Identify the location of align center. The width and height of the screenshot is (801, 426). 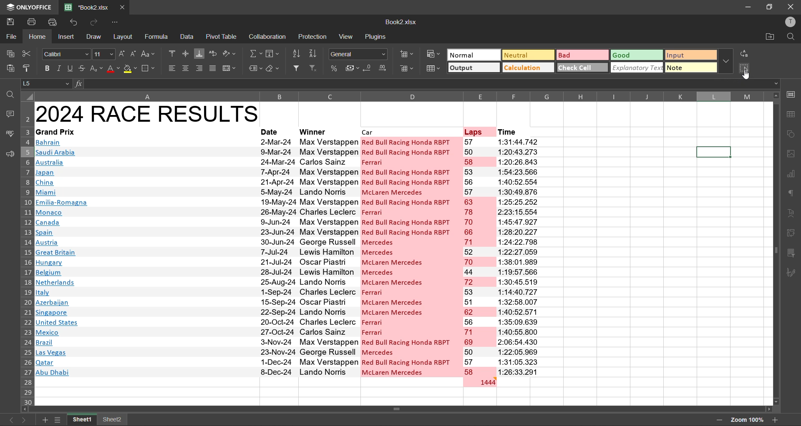
(186, 69).